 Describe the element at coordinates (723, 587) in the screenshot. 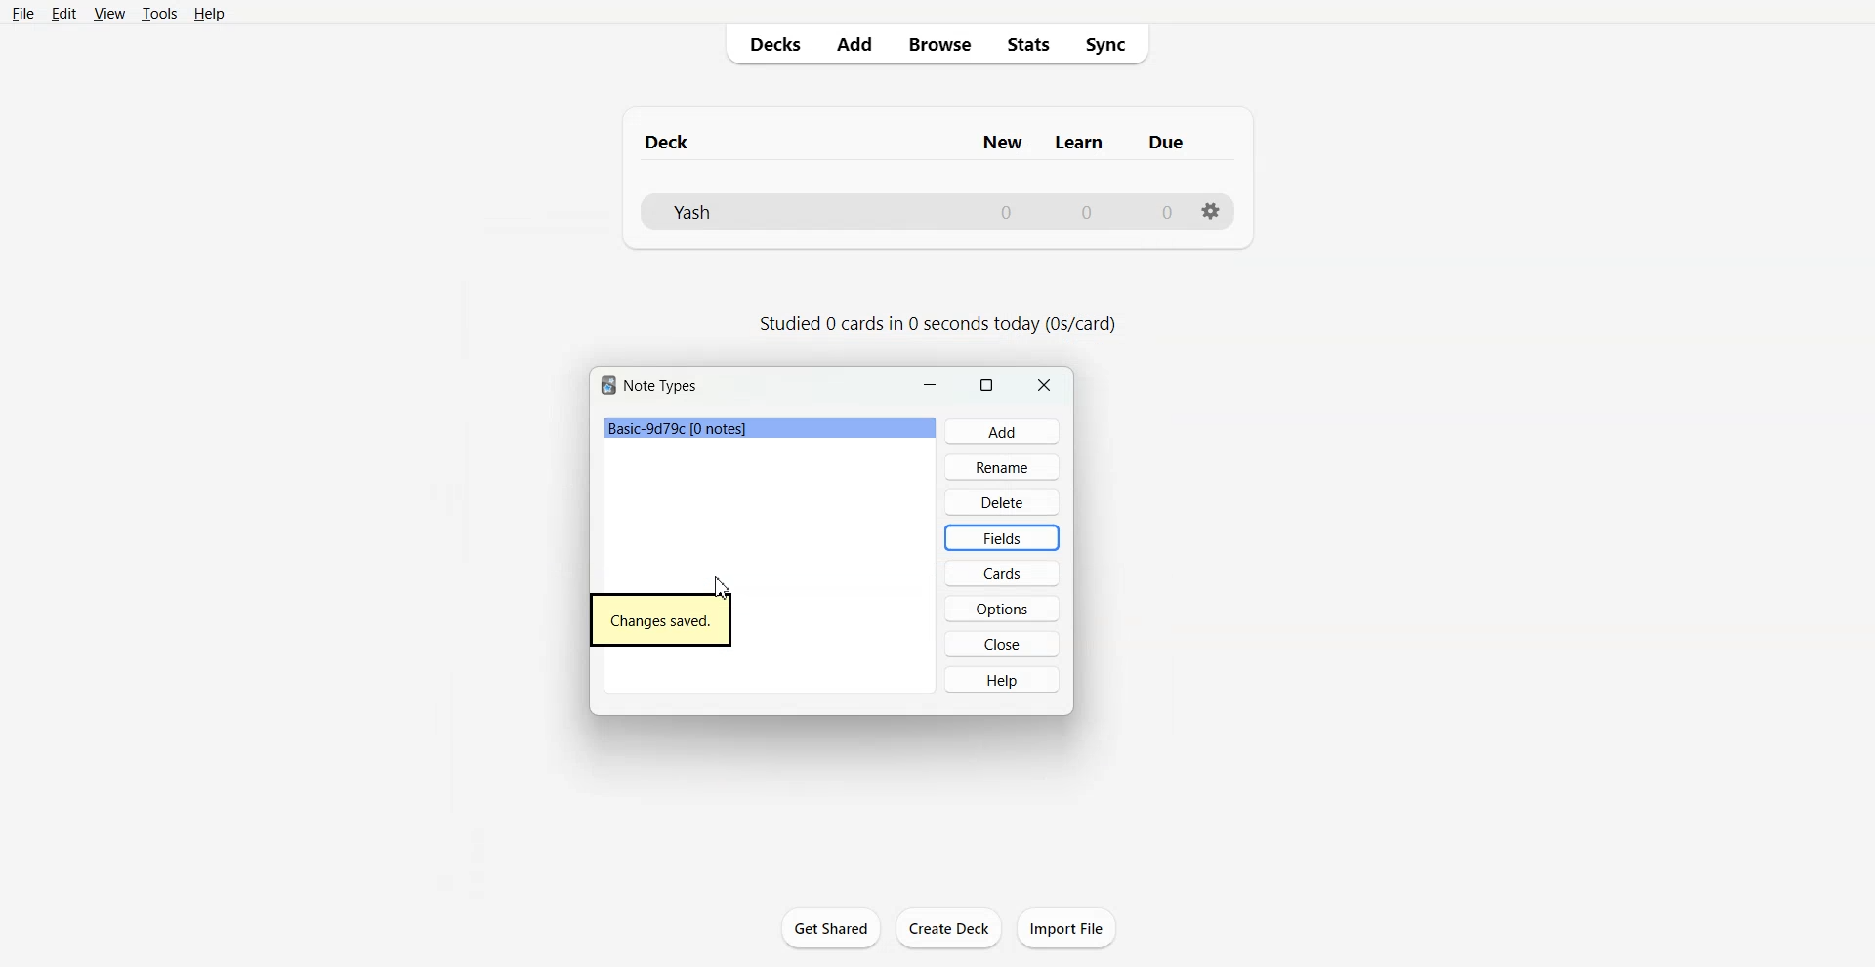

I see `Cursor` at that location.